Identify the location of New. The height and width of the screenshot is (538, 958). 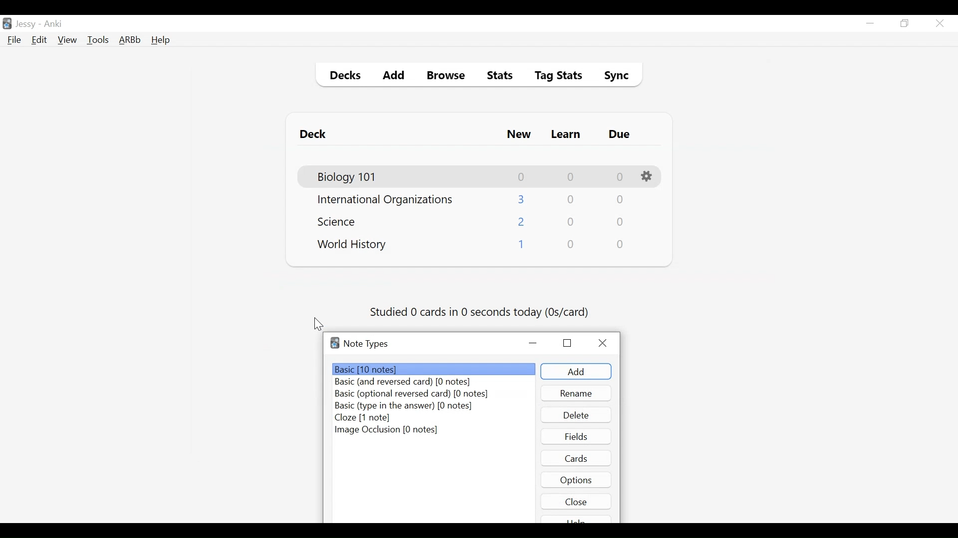
(519, 135).